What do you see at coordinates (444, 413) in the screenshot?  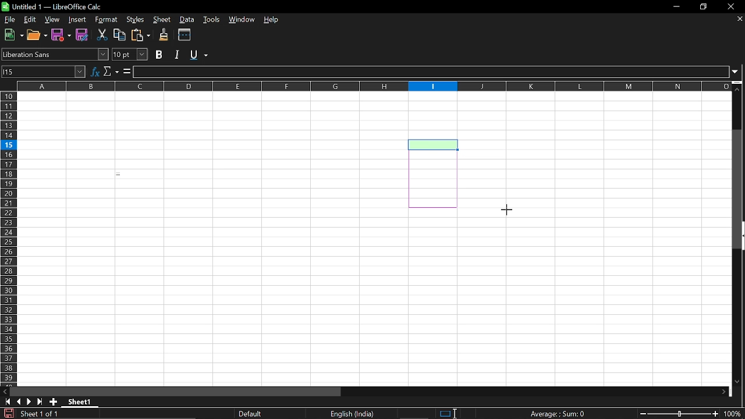 I see `Standard selection` at bounding box center [444, 413].